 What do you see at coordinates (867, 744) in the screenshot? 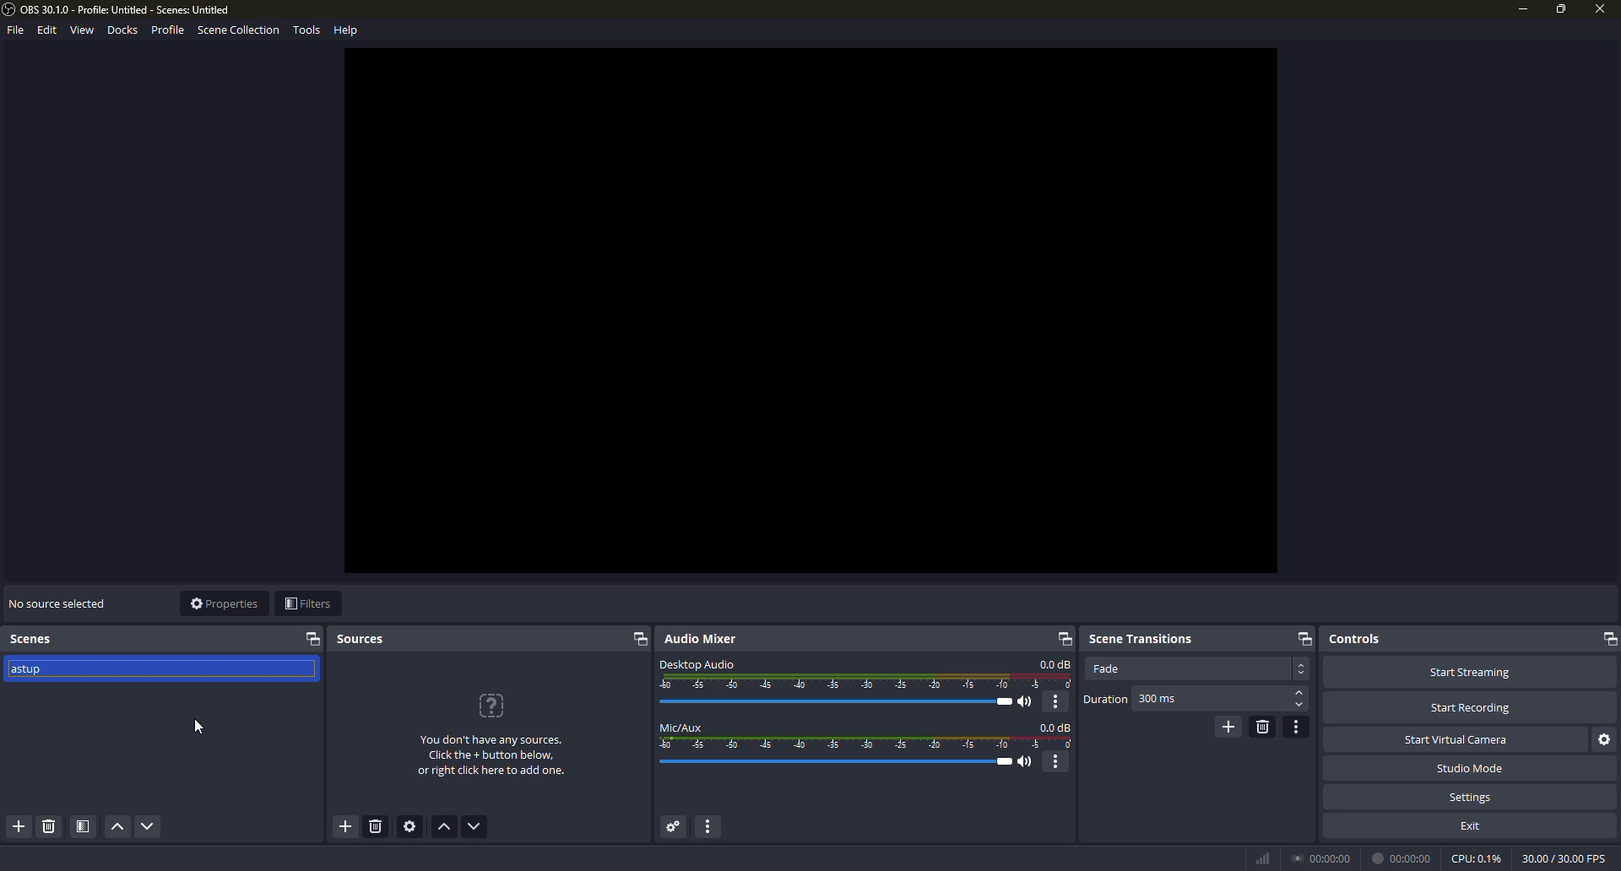
I see `range select` at bounding box center [867, 744].